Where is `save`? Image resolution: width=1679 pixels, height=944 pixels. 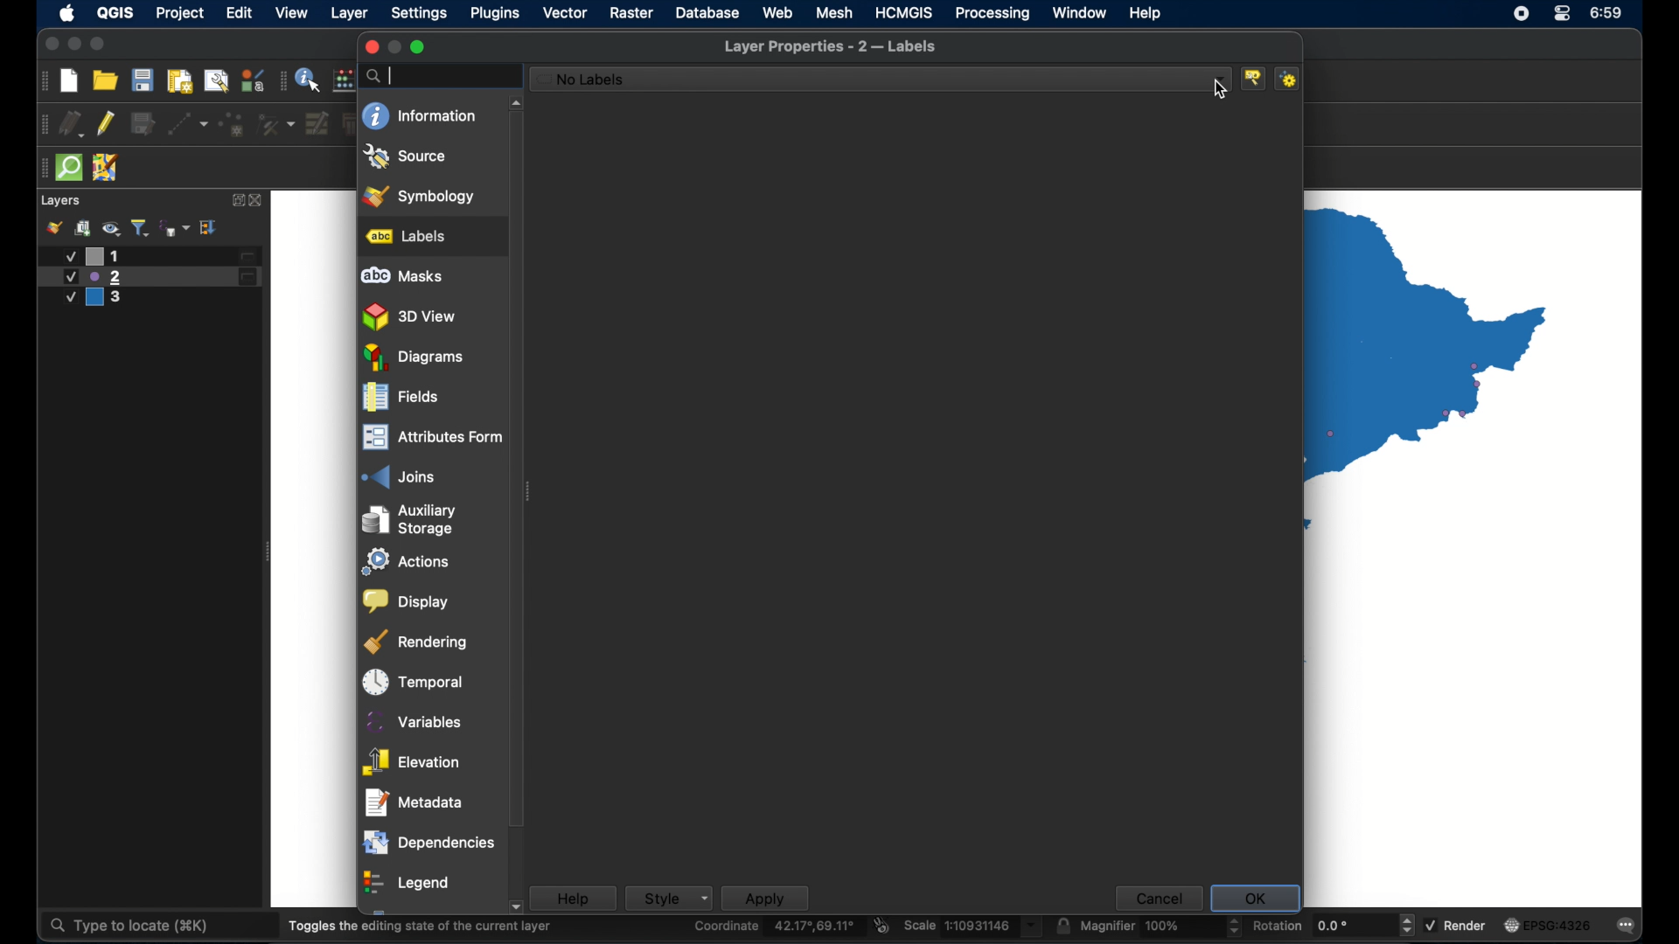 save is located at coordinates (143, 80).